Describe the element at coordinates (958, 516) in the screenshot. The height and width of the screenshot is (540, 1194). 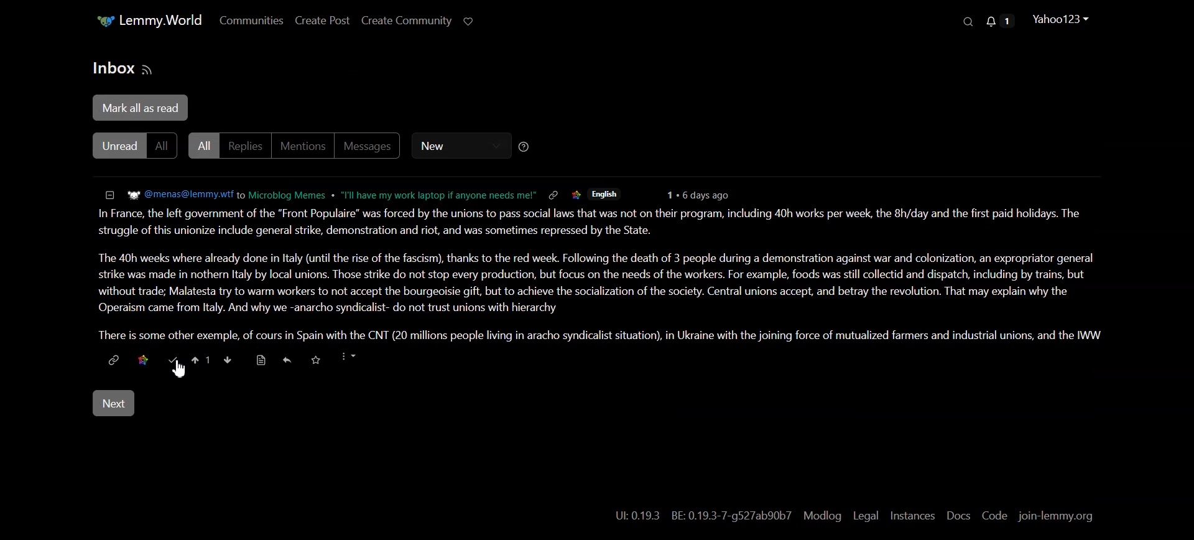
I see `Docs` at that location.